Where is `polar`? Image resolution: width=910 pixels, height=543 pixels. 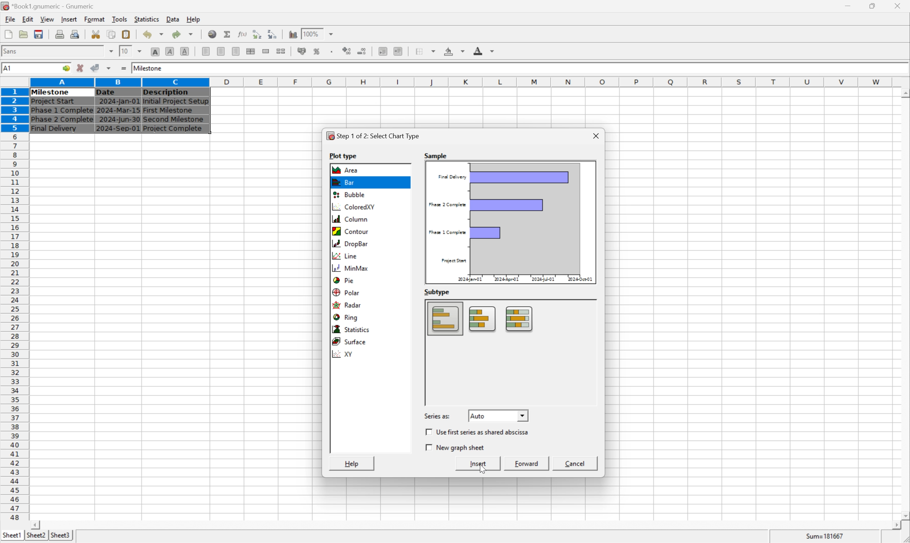 polar is located at coordinates (347, 292).